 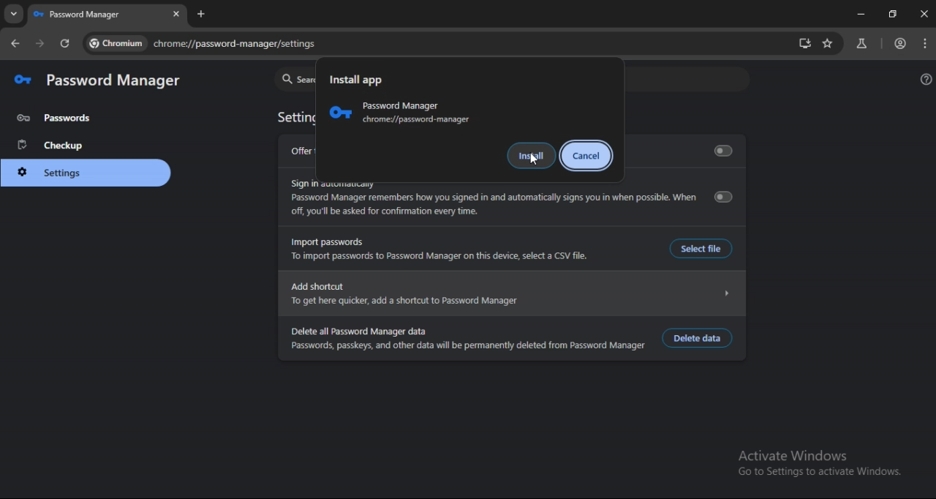 I want to click on account, so click(x=902, y=43).